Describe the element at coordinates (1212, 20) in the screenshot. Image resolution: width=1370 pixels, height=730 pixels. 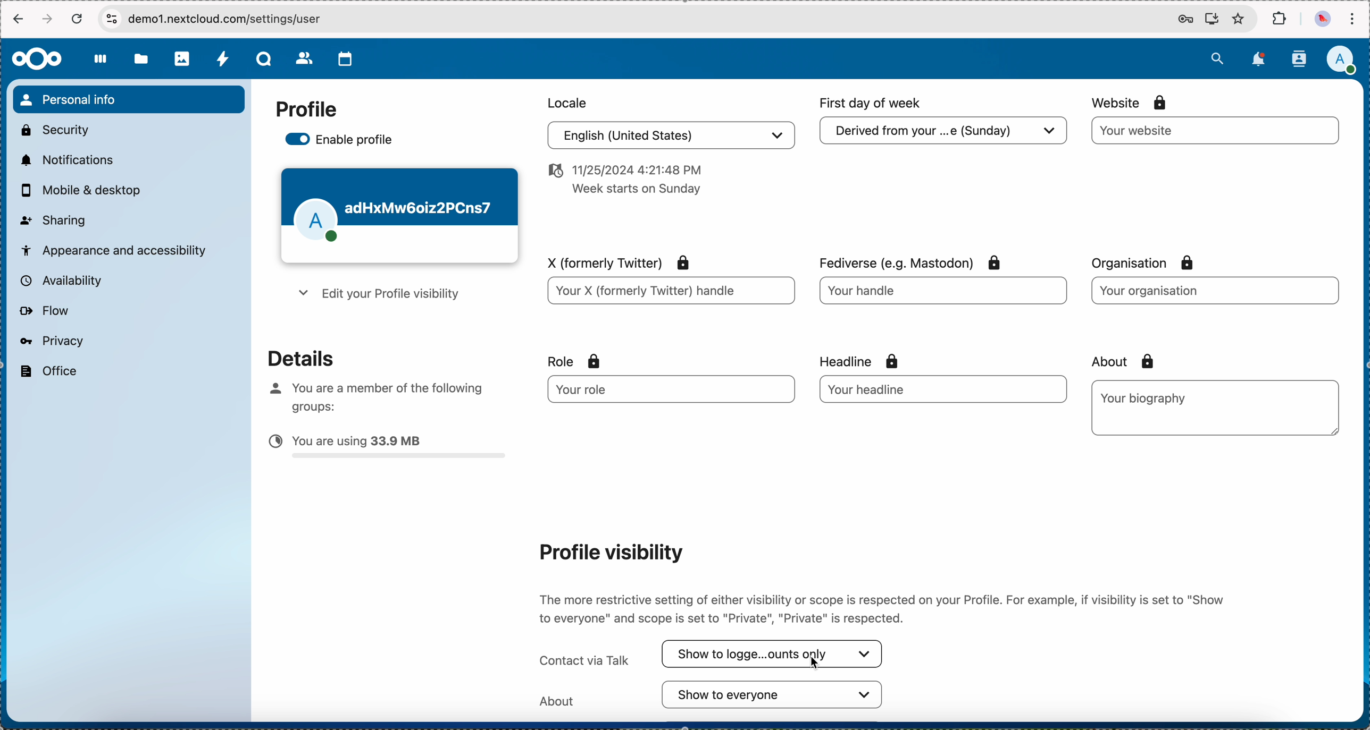
I see `install Nextcloud` at that location.